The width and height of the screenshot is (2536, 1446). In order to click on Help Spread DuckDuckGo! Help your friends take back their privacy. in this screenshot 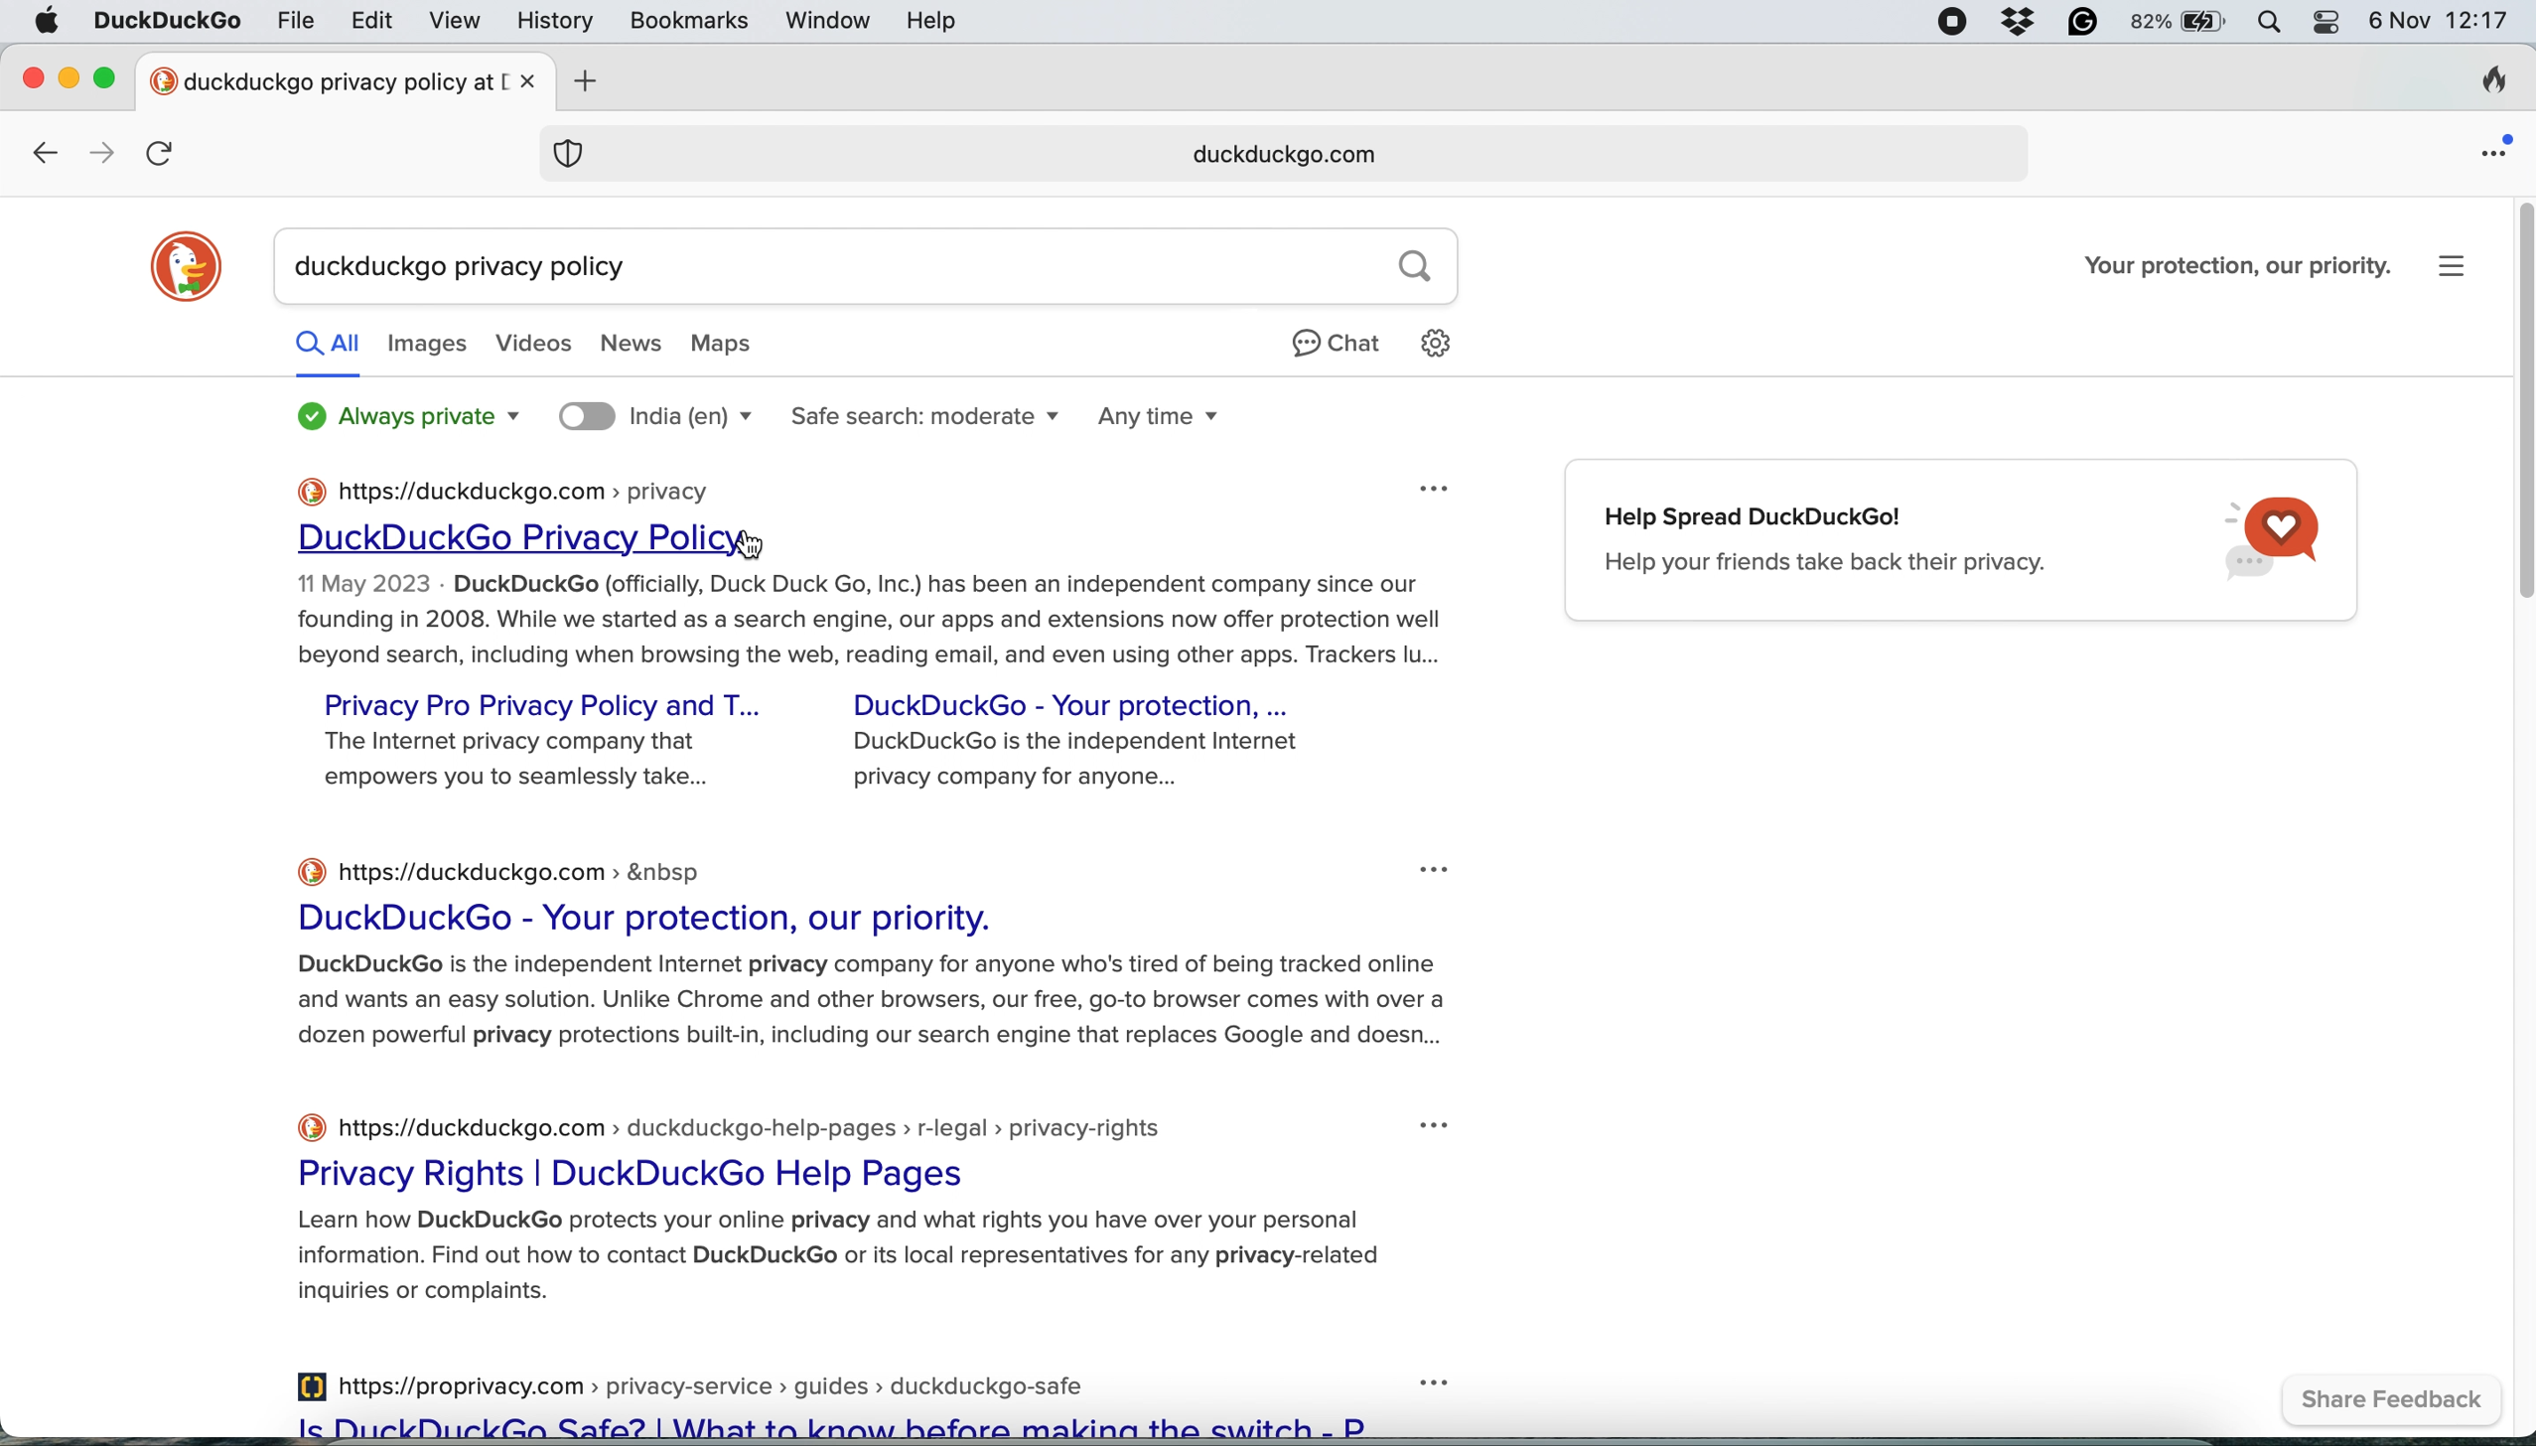, I will do `click(1956, 549)`.